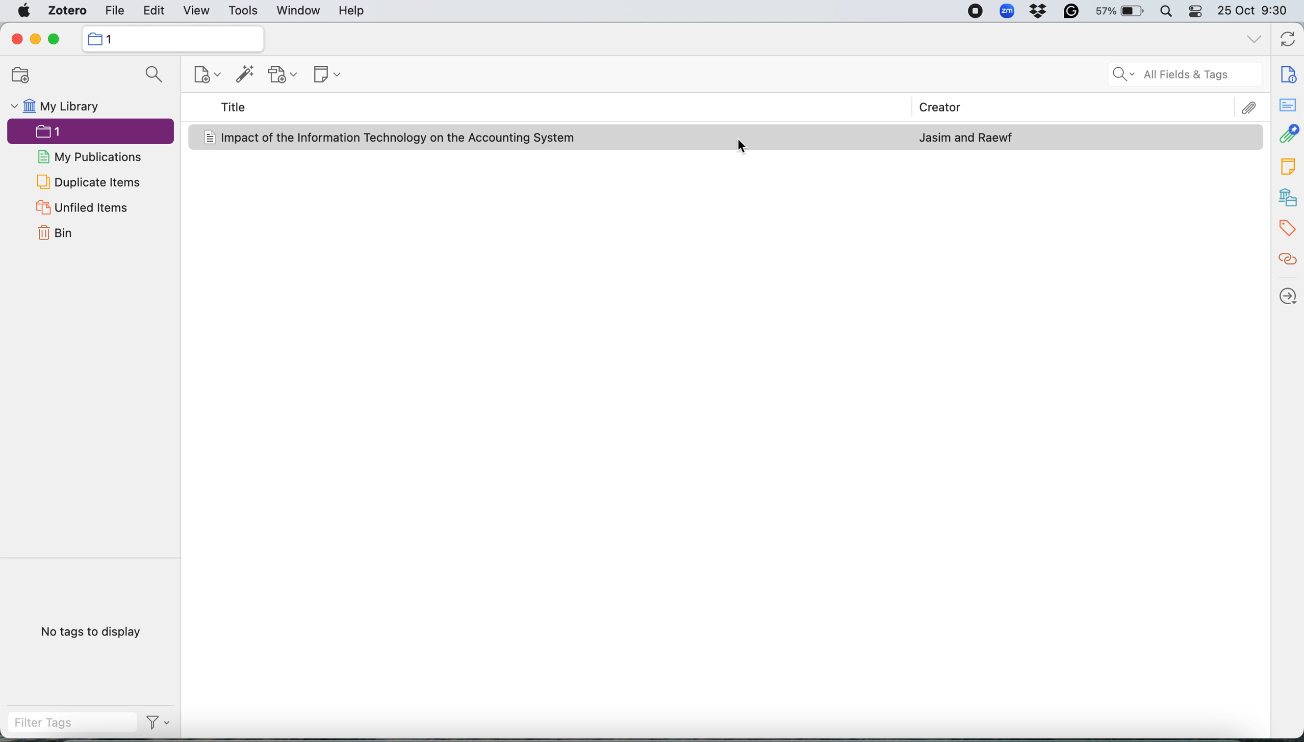 The image size is (1304, 742). I want to click on new note, so click(325, 76).